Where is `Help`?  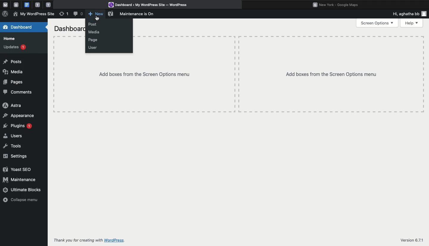 Help is located at coordinates (412, 23).